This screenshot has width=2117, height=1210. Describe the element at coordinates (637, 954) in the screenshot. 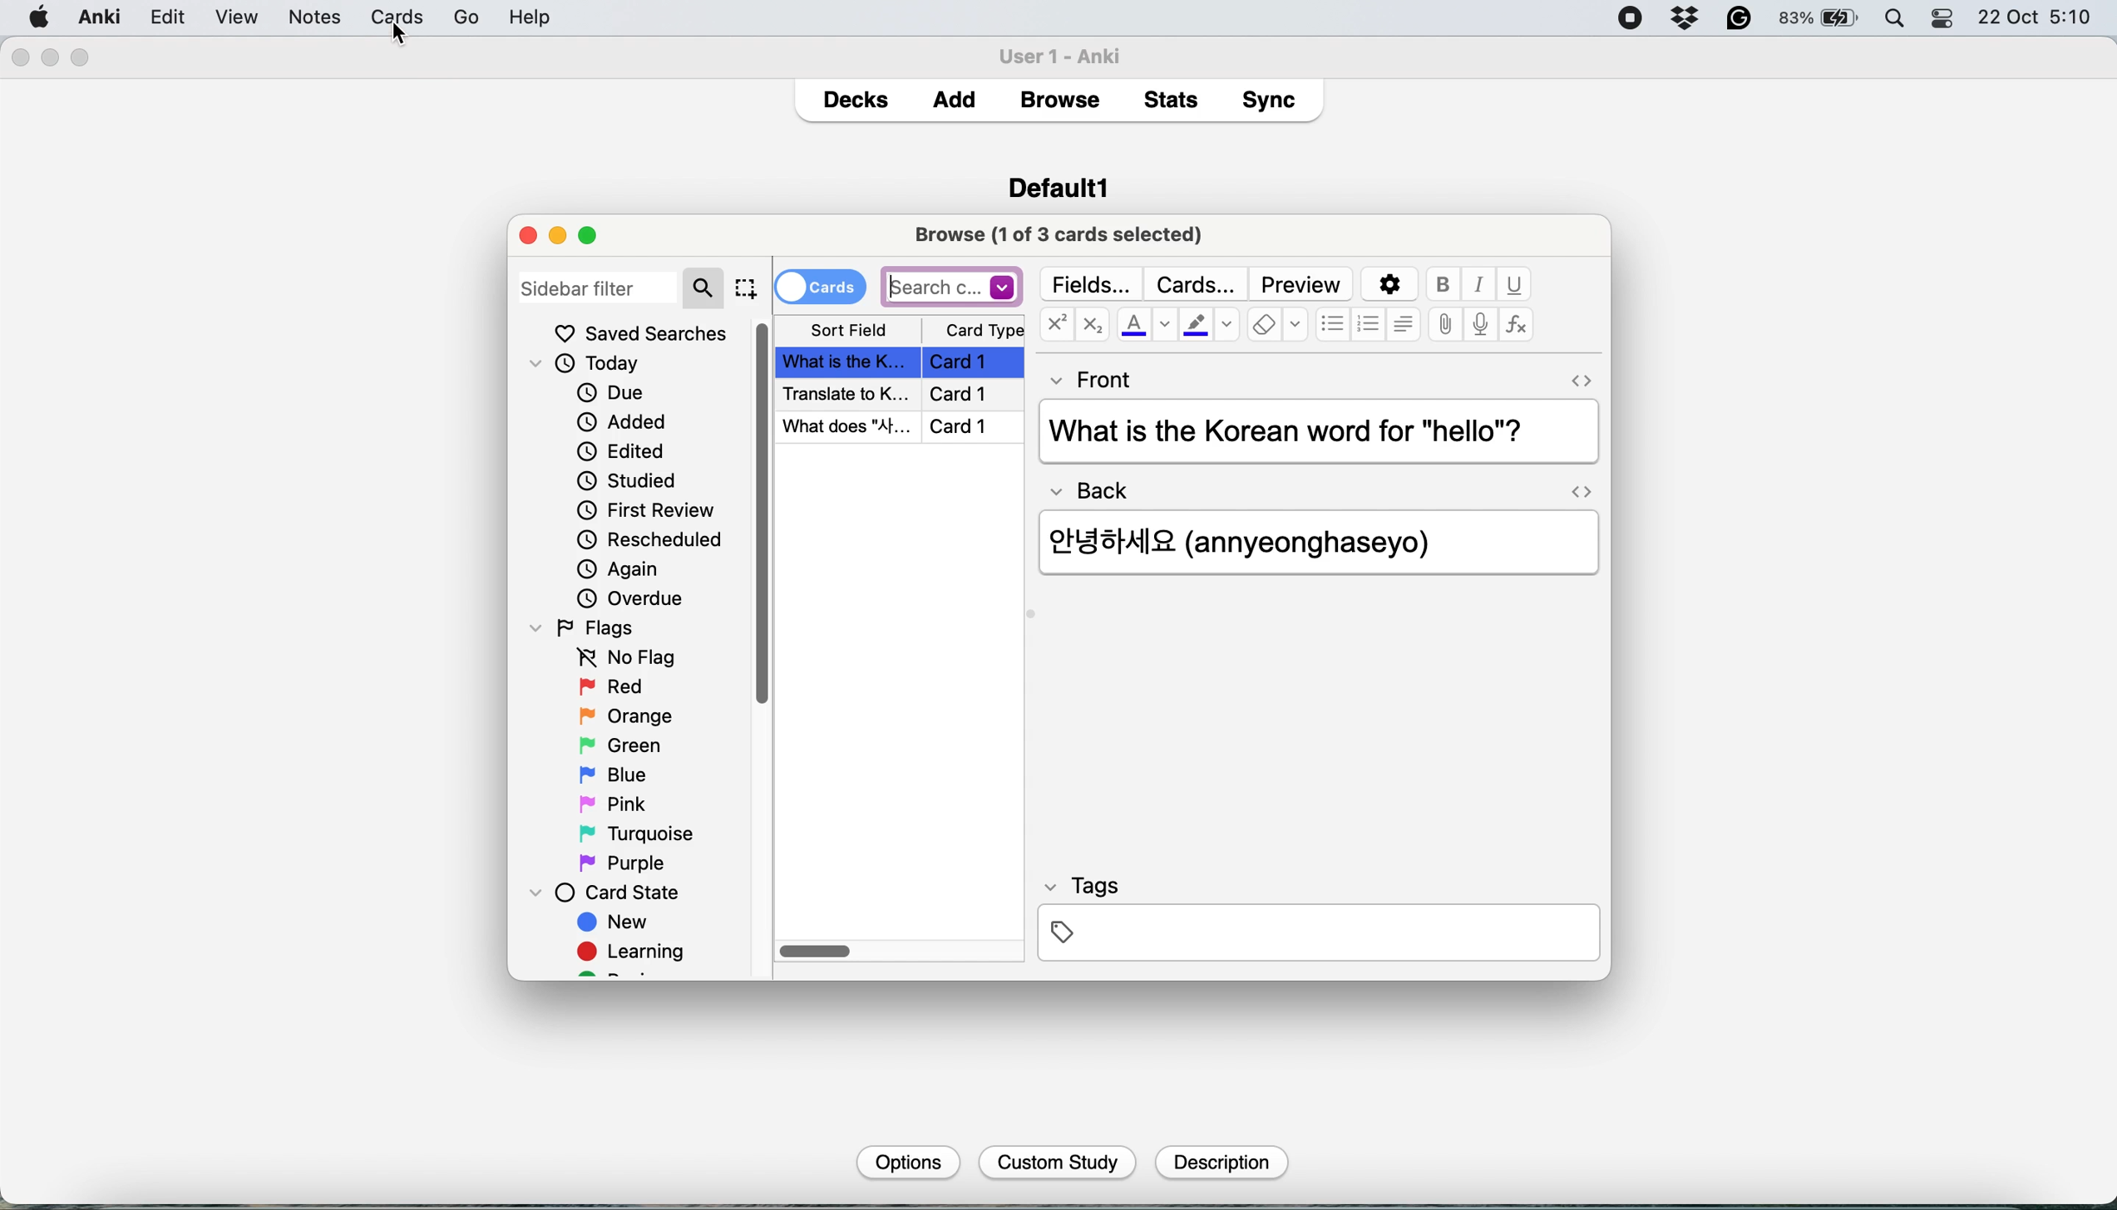

I see `learning` at that location.